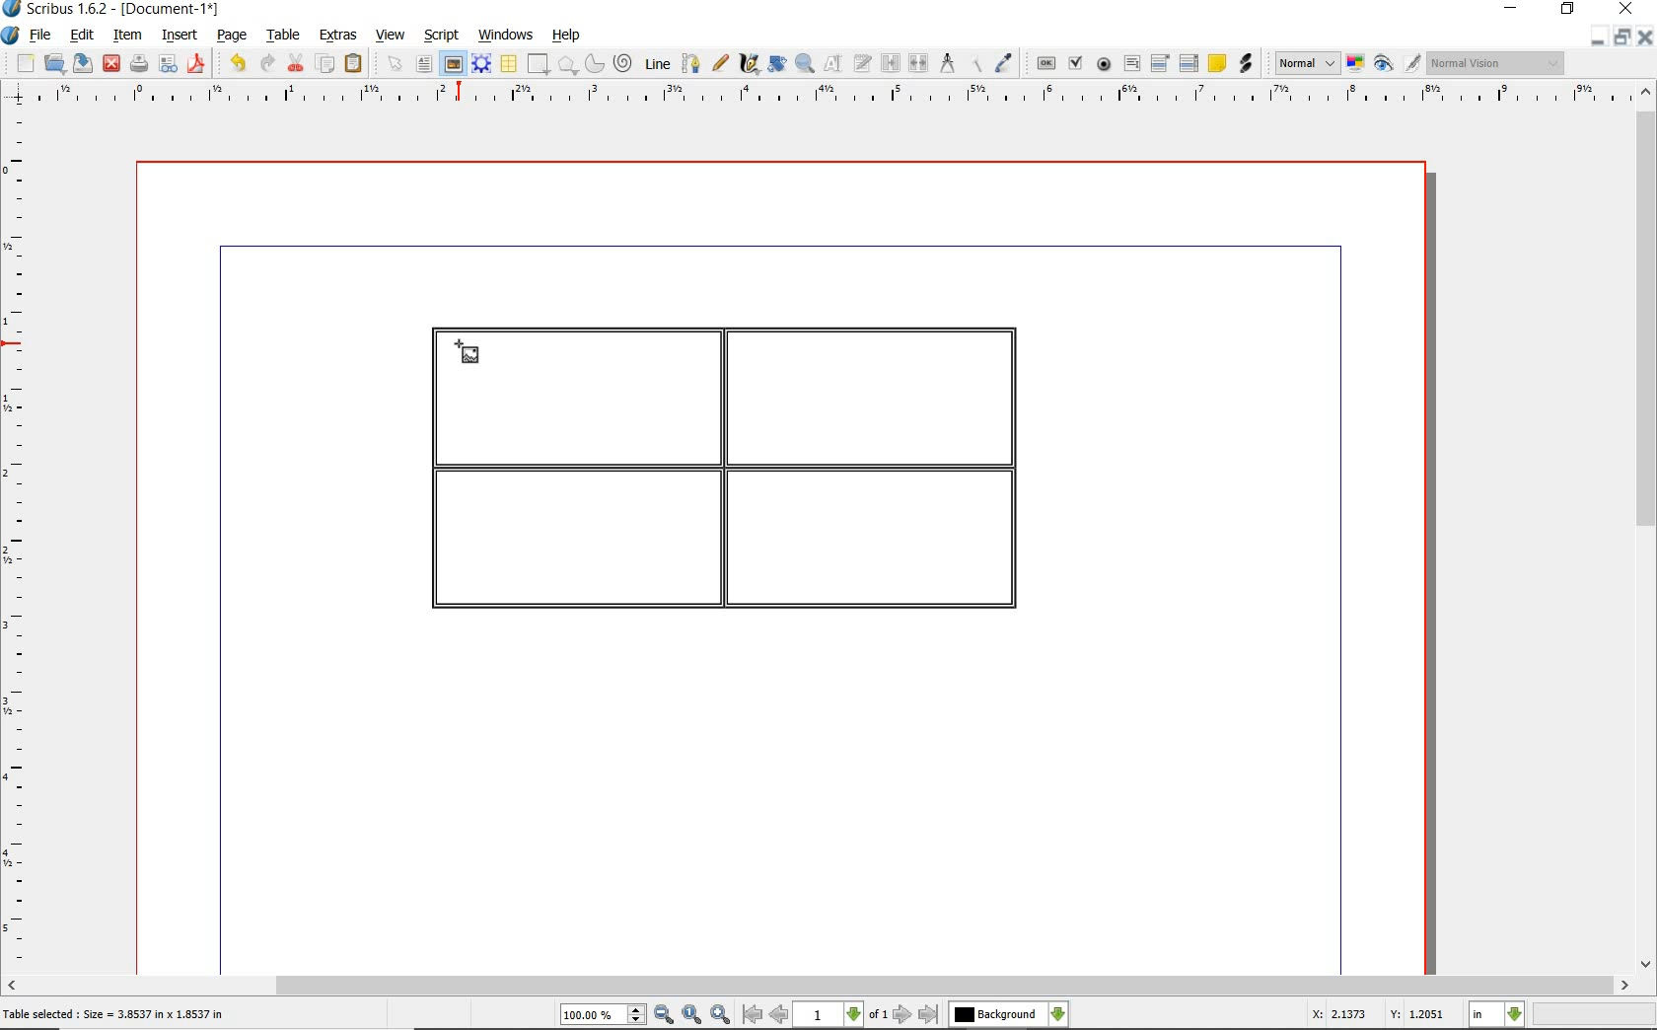 This screenshot has width=1657, height=1030. Describe the element at coordinates (1377, 1015) in the screenshot. I see `X: 2.1373 Y: 1.2051` at that location.